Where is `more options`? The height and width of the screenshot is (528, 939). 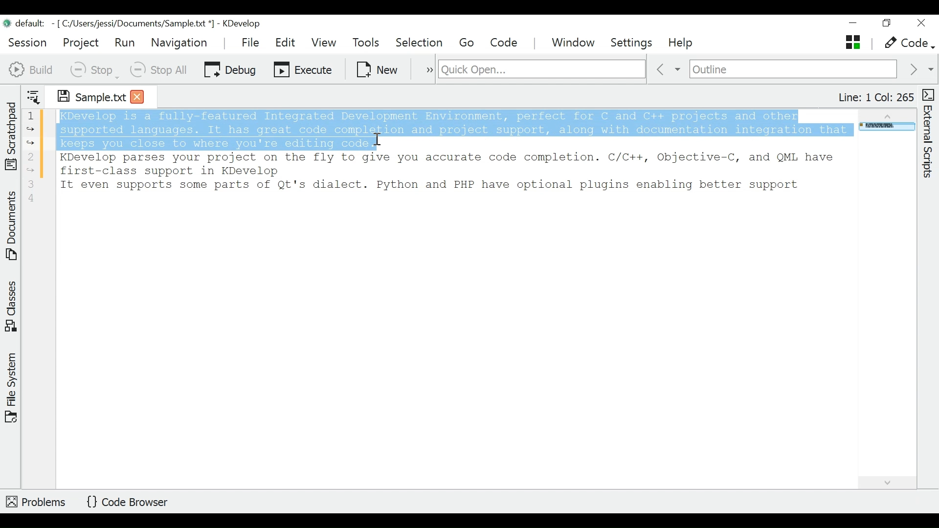
more options is located at coordinates (425, 68).